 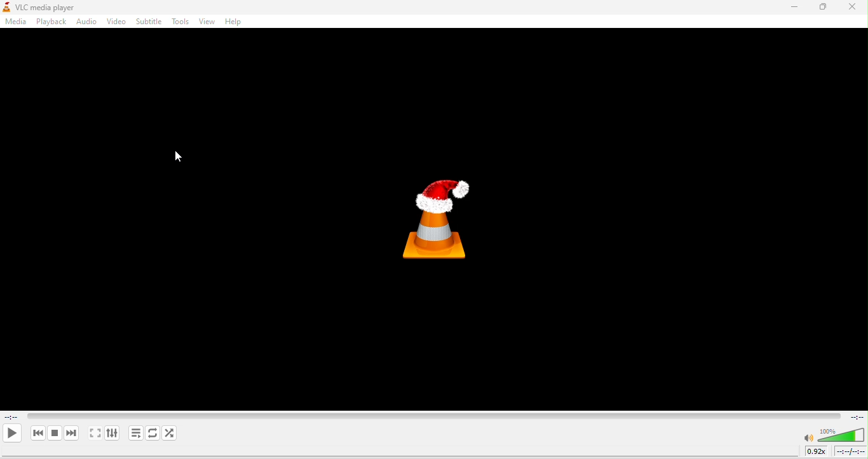 I want to click on subtitle, so click(x=149, y=20).